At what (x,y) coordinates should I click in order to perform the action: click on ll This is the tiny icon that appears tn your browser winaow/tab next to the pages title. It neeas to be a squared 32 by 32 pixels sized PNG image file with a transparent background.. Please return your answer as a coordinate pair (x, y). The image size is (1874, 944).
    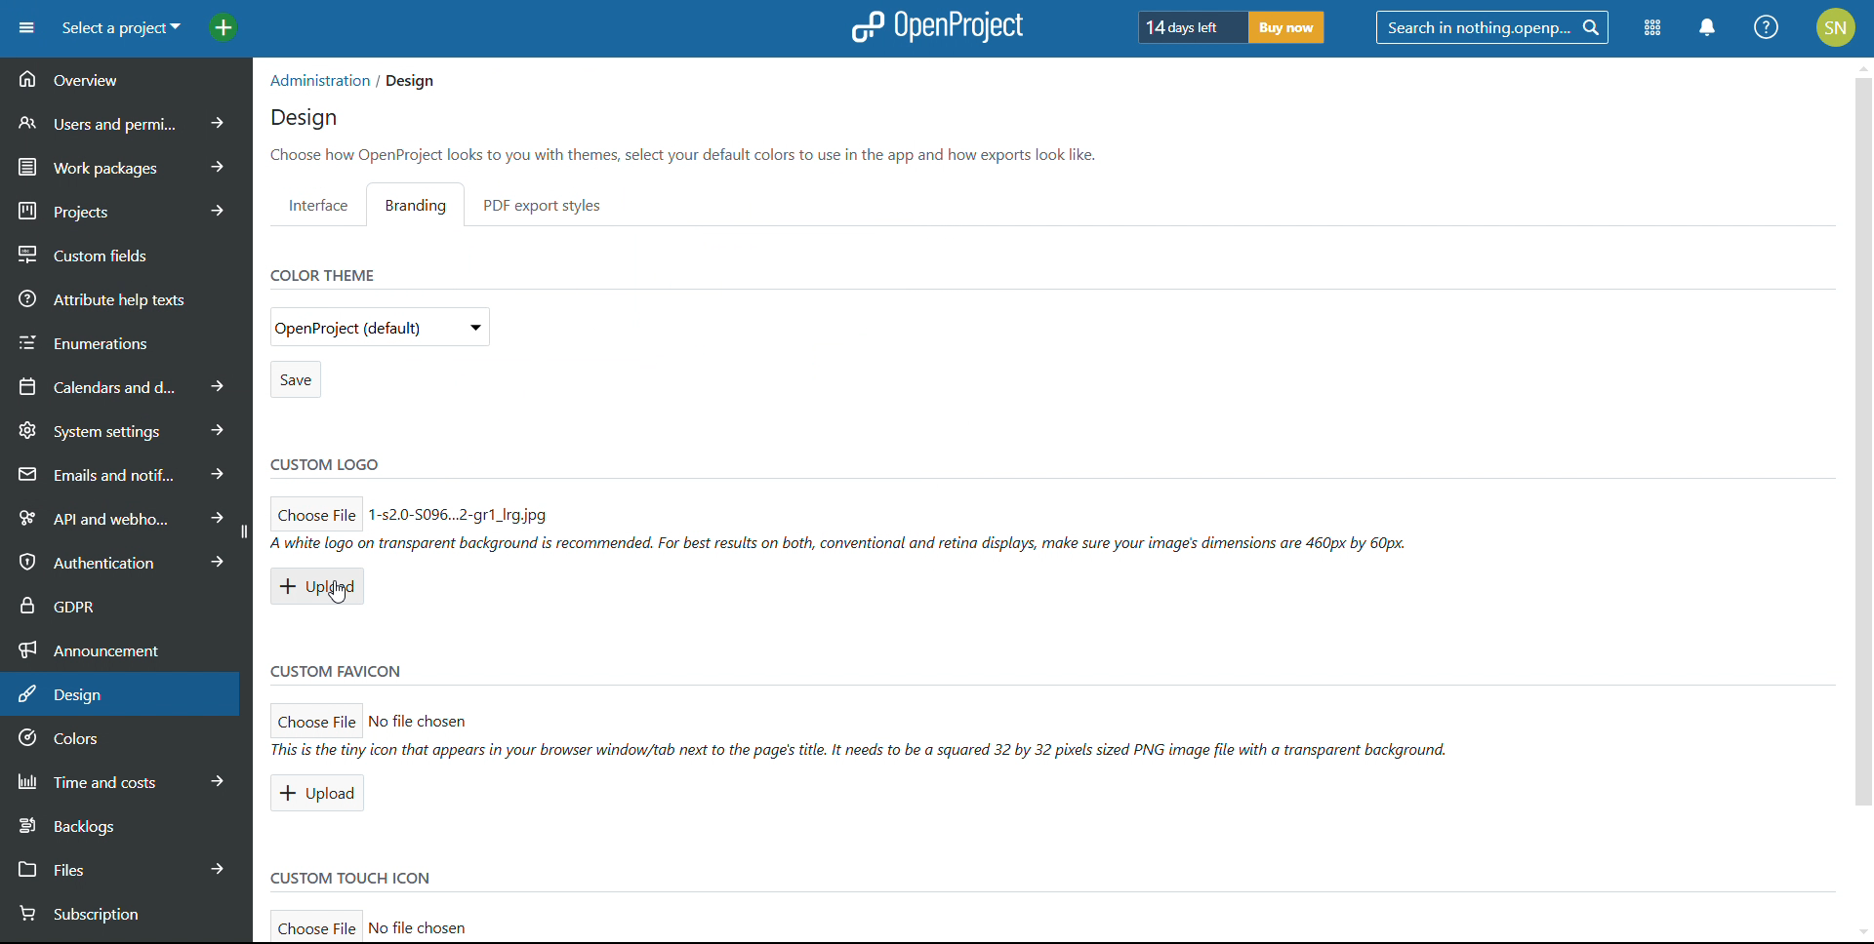
    Looking at the image, I should click on (869, 751).